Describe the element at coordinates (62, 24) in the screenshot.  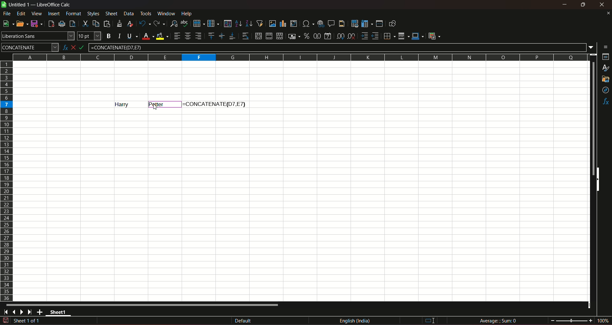
I see `print` at that location.